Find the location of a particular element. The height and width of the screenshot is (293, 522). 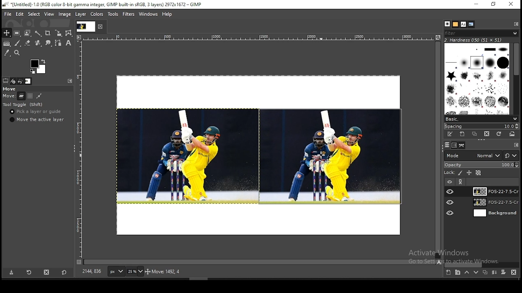

view is located at coordinates (49, 14).